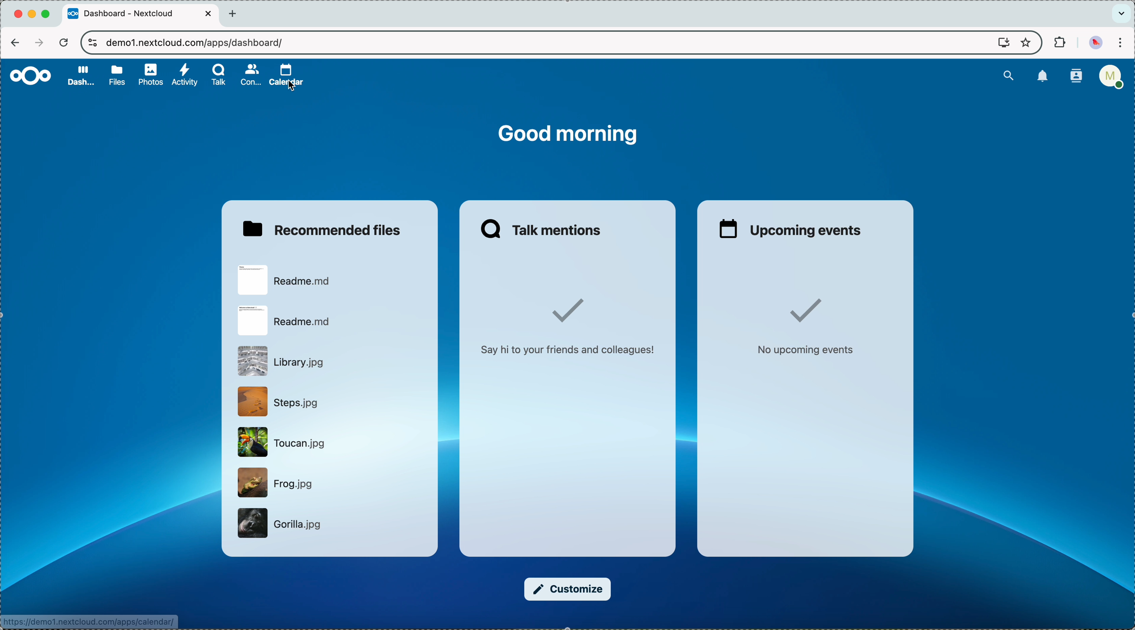 The width and height of the screenshot is (1135, 630). Describe the element at coordinates (185, 75) in the screenshot. I see `activity` at that location.